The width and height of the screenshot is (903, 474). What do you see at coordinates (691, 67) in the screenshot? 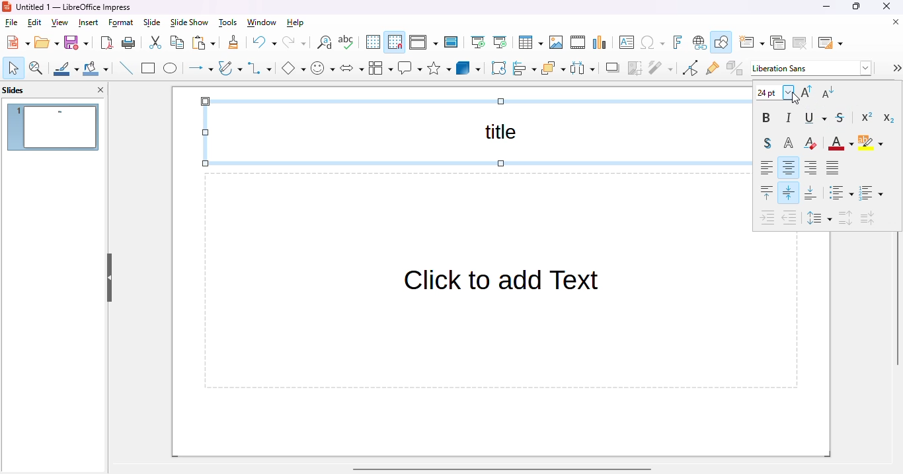
I see `toggle point edit mode` at bounding box center [691, 67].